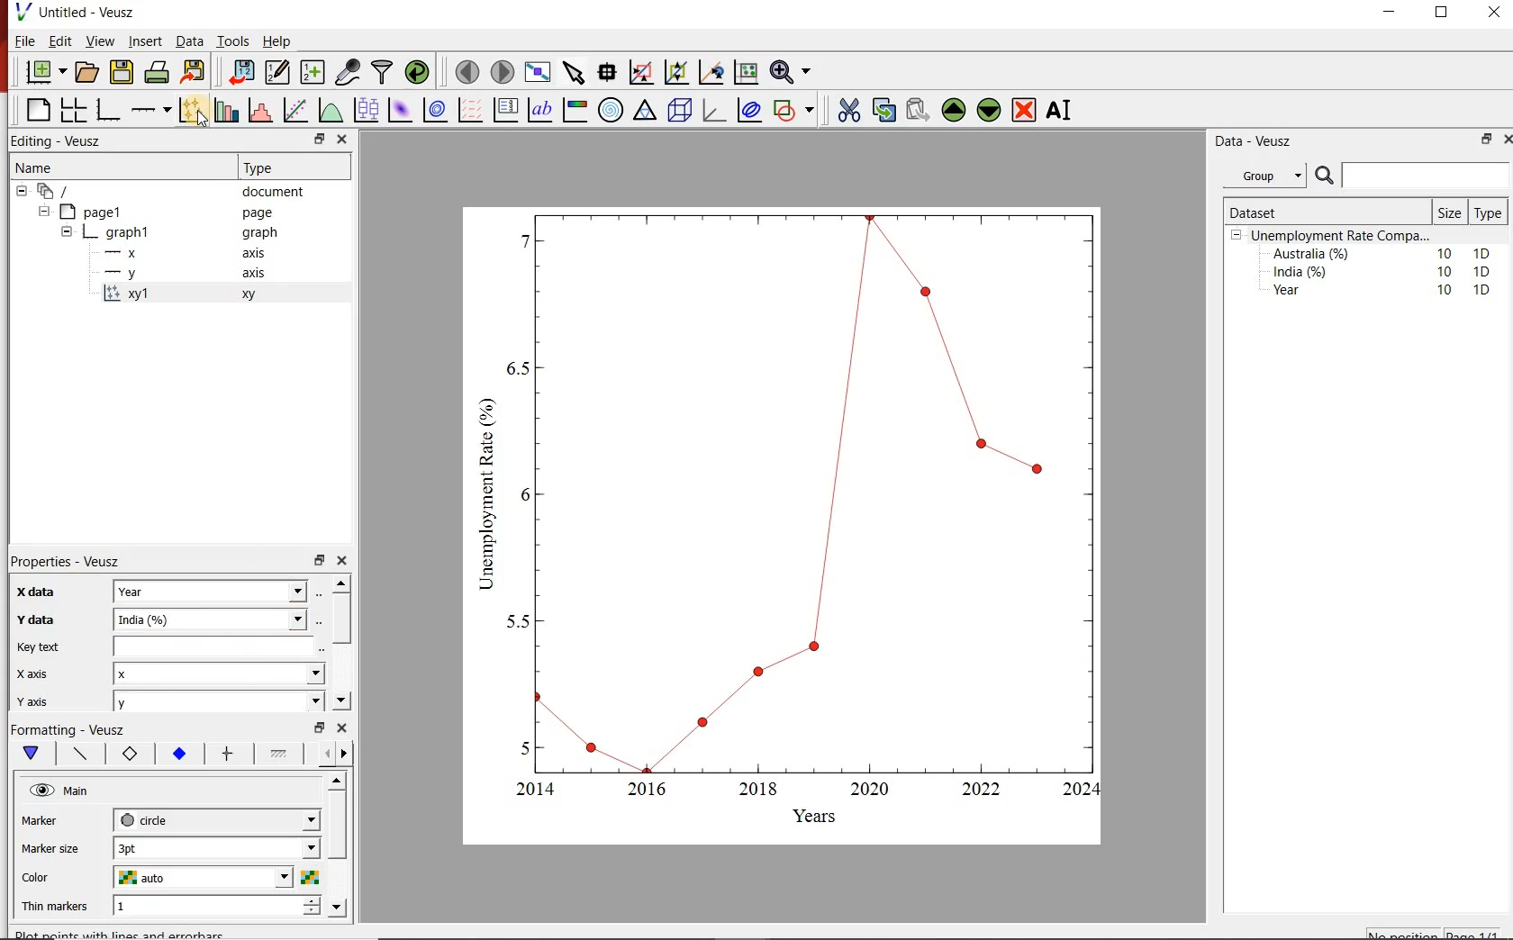 Image resolution: width=1513 pixels, height=940 pixels. I want to click on minimise, so click(1394, 16).